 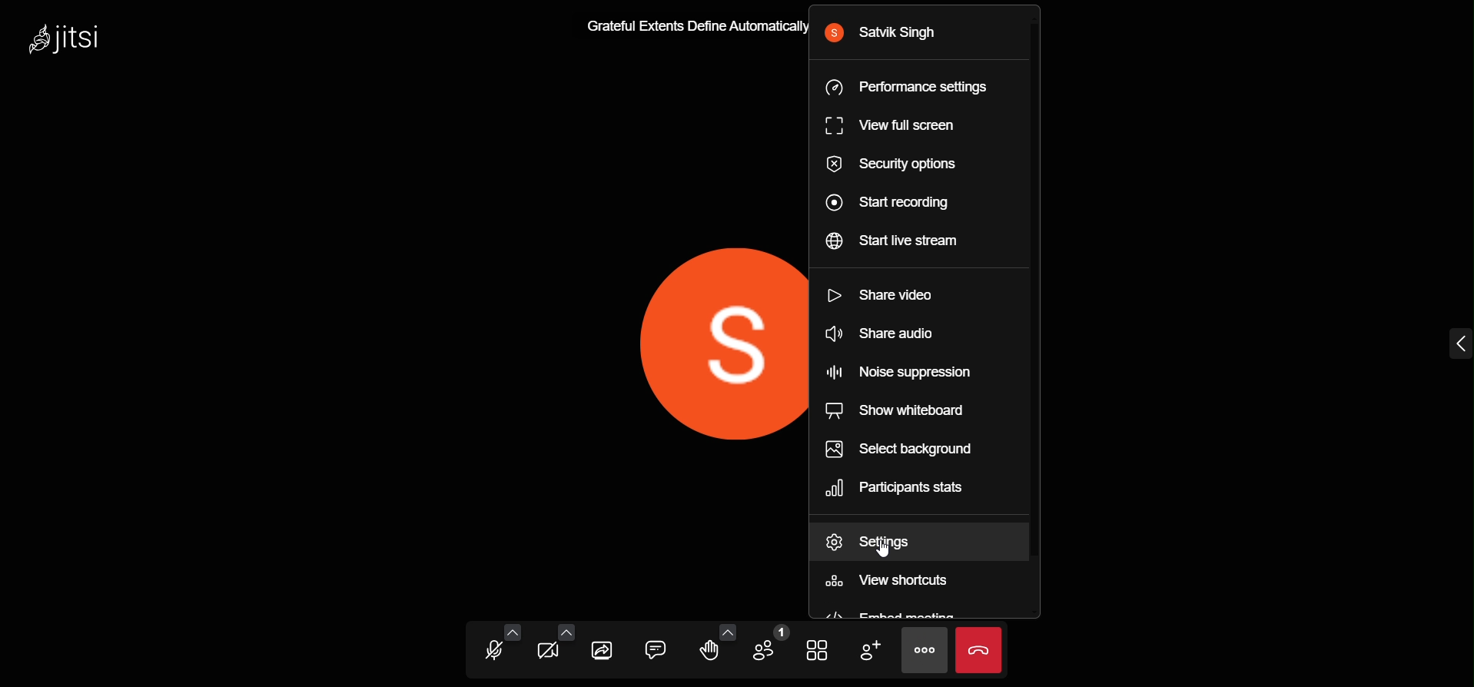 What do you see at coordinates (513, 633) in the screenshot?
I see `audio setting` at bounding box center [513, 633].